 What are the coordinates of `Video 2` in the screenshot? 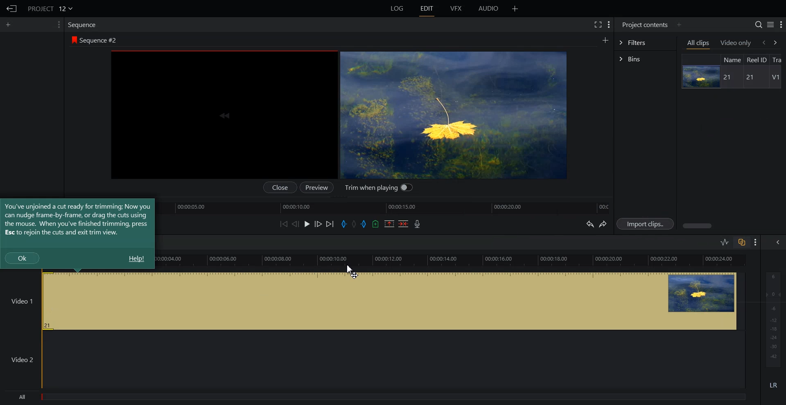 It's located at (373, 360).